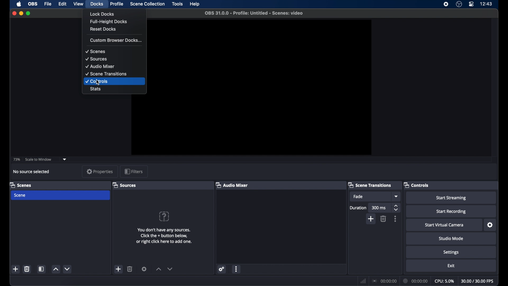 This screenshot has width=508, height=286. Describe the element at coordinates (103, 14) in the screenshot. I see `lock docks` at that location.